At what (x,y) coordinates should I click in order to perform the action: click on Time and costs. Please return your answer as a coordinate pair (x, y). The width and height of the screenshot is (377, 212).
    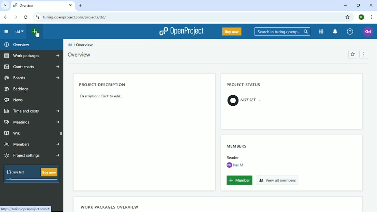
    Looking at the image, I should click on (32, 111).